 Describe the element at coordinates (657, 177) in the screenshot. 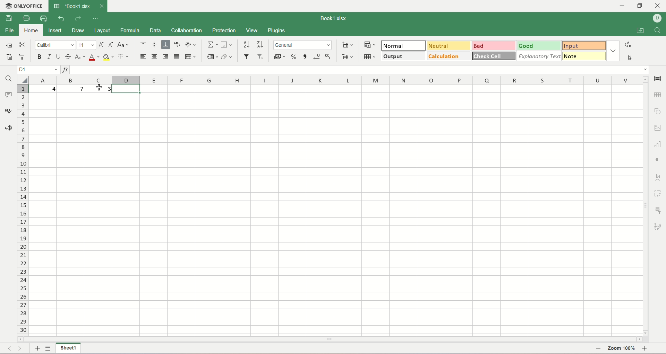

I see `text art settings` at that location.